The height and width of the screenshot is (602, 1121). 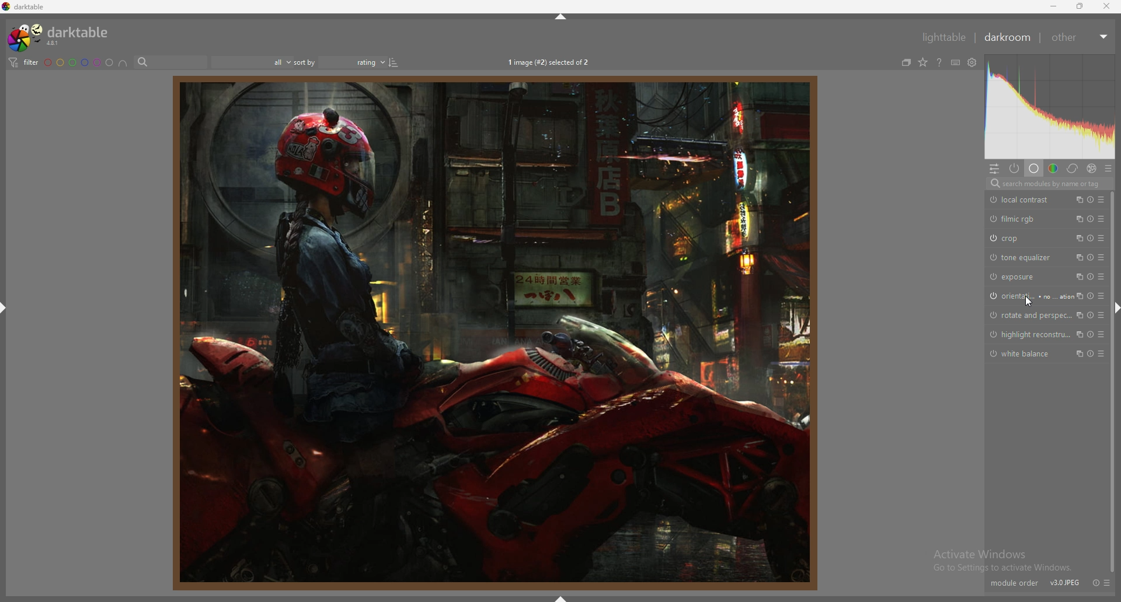 What do you see at coordinates (1091, 316) in the screenshot?
I see `reset` at bounding box center [1091, 316].